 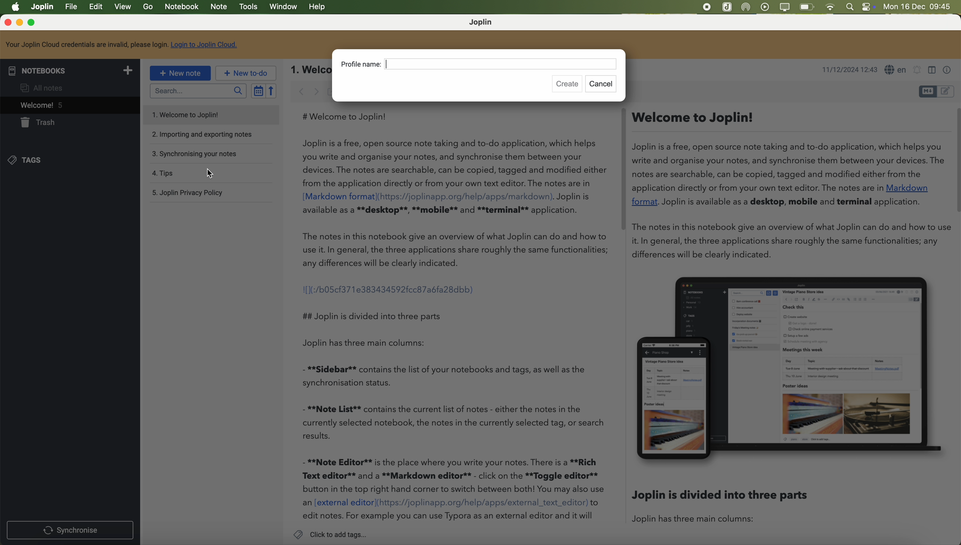 What do you see at coordinates (205, 45) in the screenshot?
I see `Login to Joplin Cloud.` at bounding box center [205, 45].